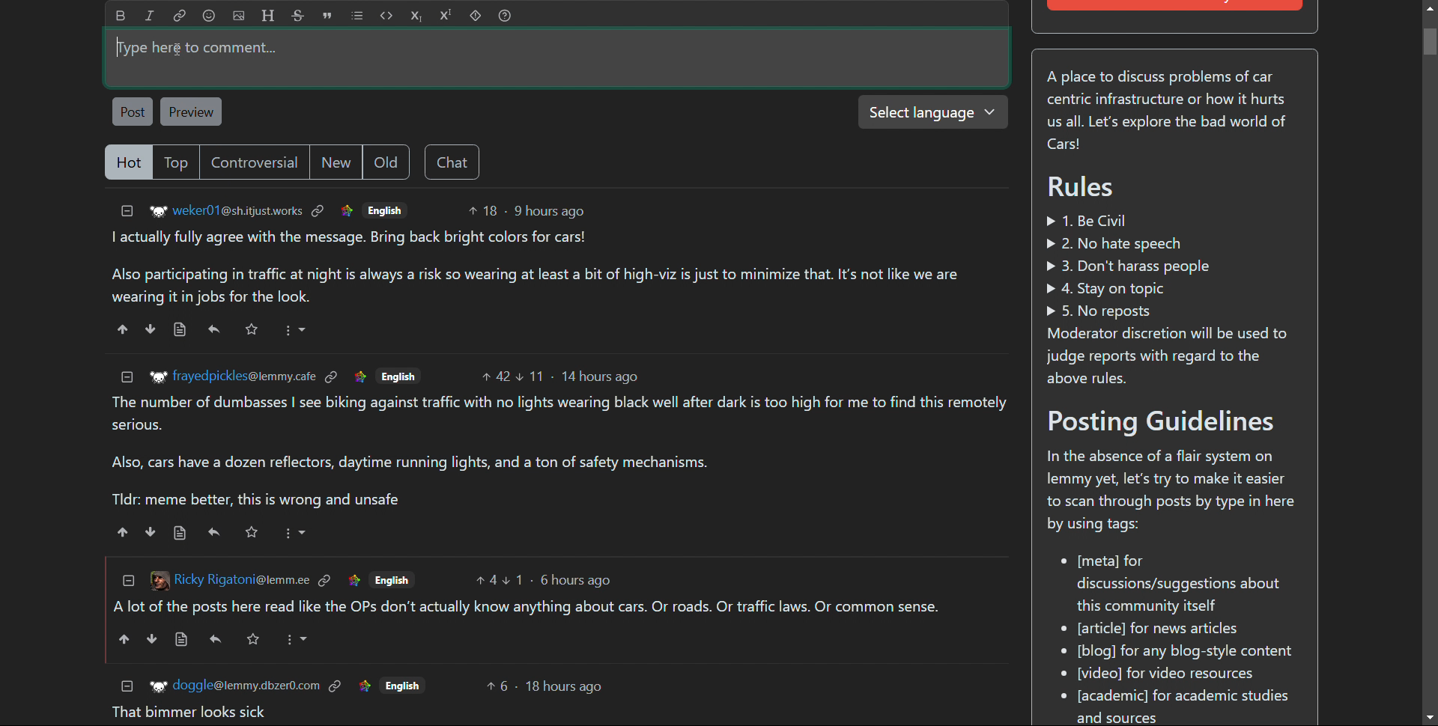 This screenshot has width=1438, height=726. What do you see at coordinates (497, 374) in the screenshot?
I see `upvotes 42` at bounding box center [497, 374].